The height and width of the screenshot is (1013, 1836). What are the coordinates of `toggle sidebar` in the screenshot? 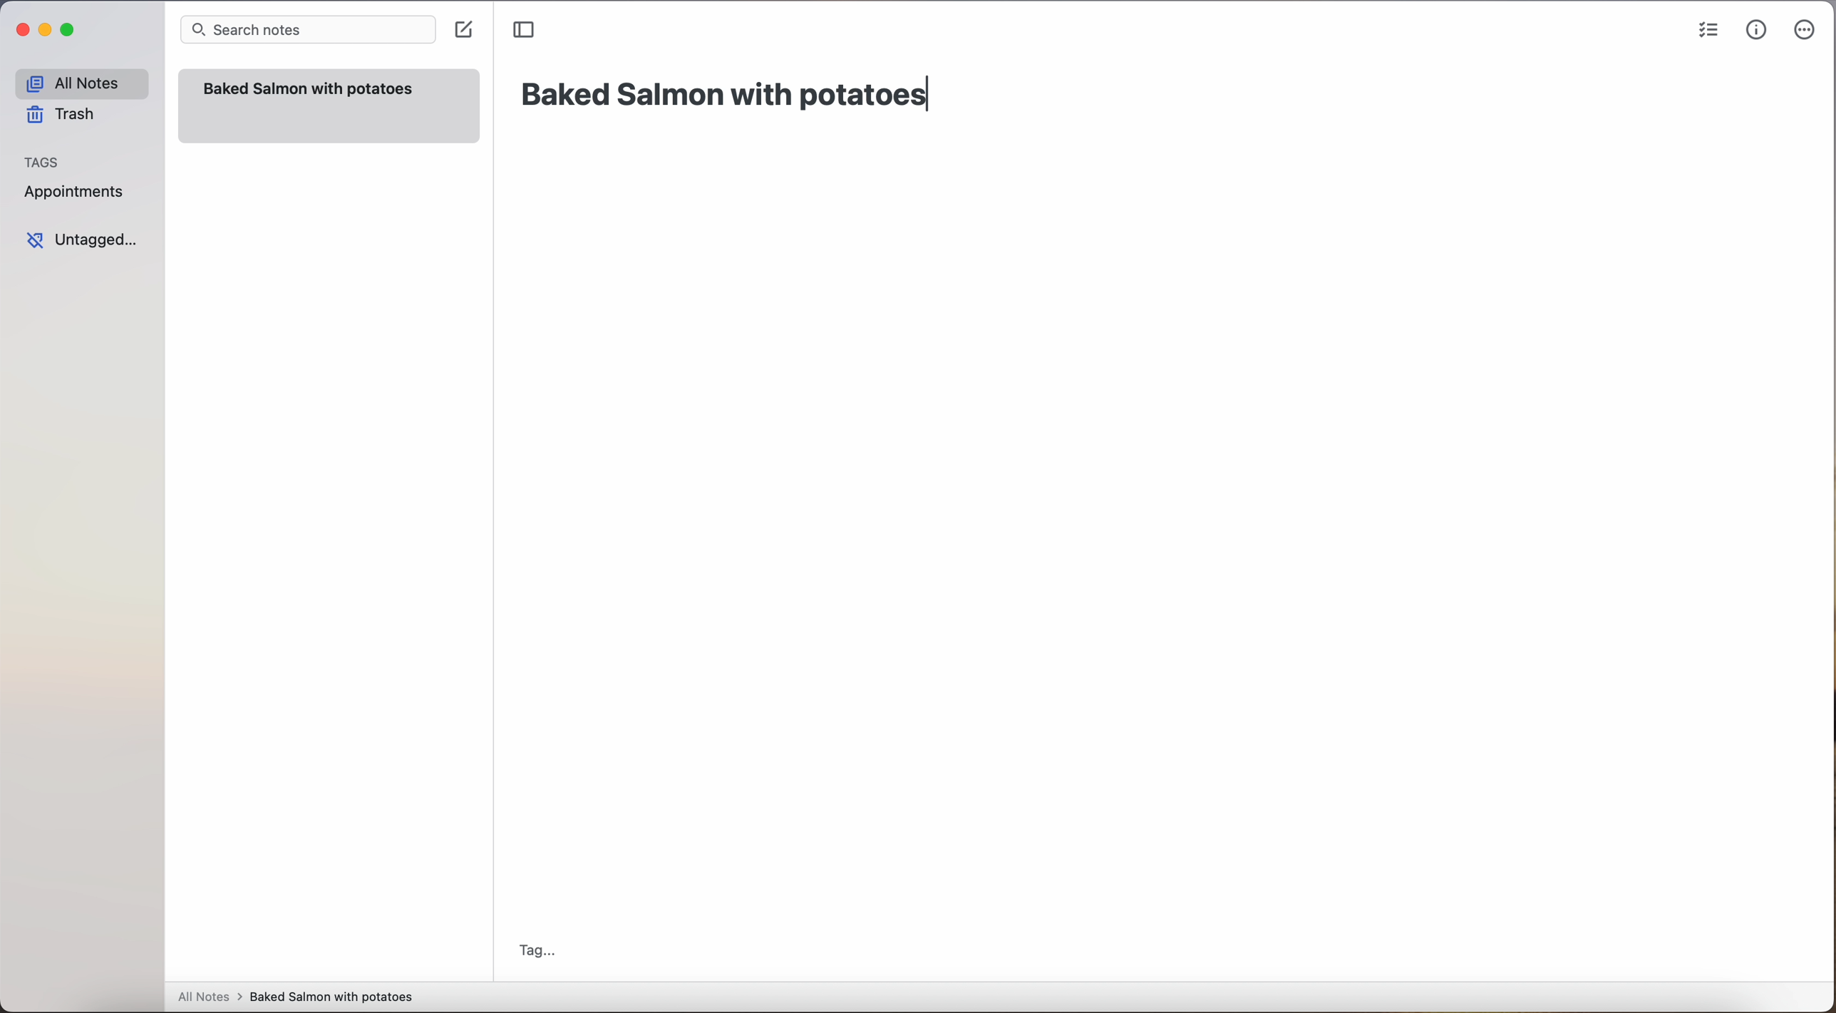 It's located at (525, 31).